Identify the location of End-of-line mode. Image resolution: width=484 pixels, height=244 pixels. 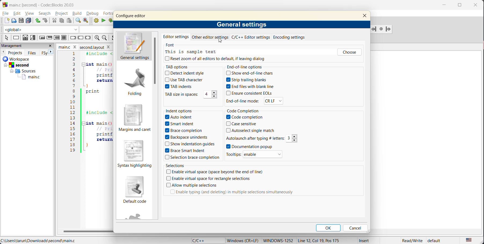
(243, 101).